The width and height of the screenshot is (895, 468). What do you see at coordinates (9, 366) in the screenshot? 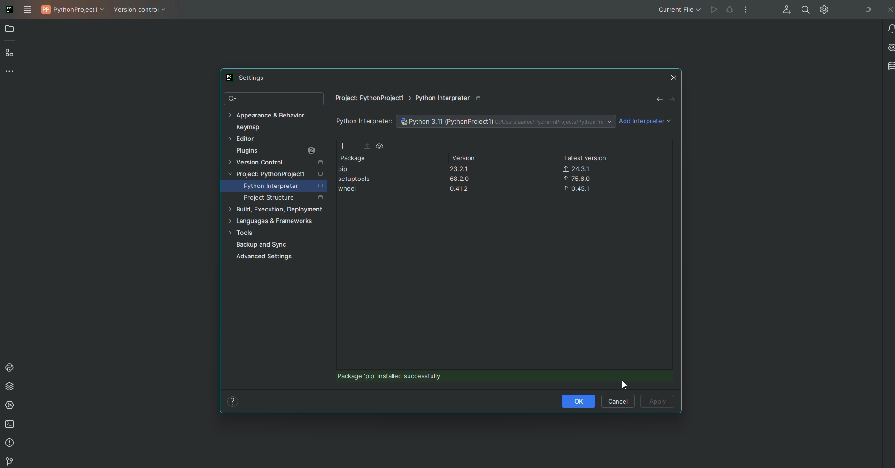
I see `Console` at bounding box center [9, 366].